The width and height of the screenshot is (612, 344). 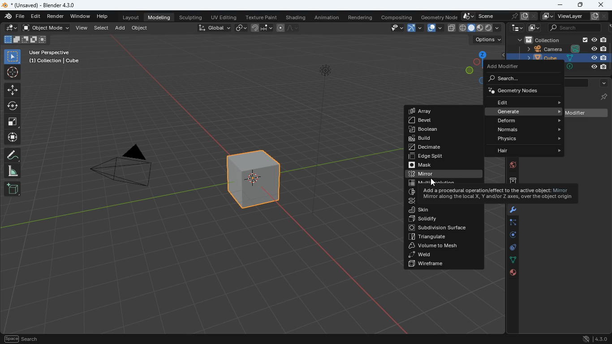 What do you see at coordinates (433, 183) in the screenshot?
I see `` at bounding box center [433, 183].